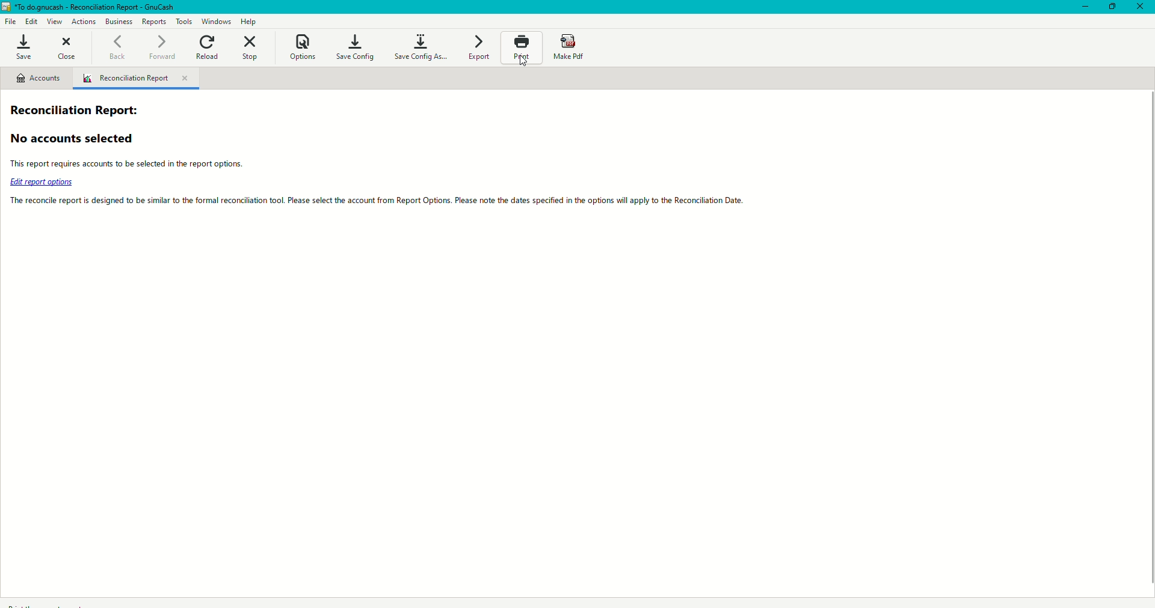 This screenshot has height=608, width=1155. I want to click on Export, so click(482, 47).